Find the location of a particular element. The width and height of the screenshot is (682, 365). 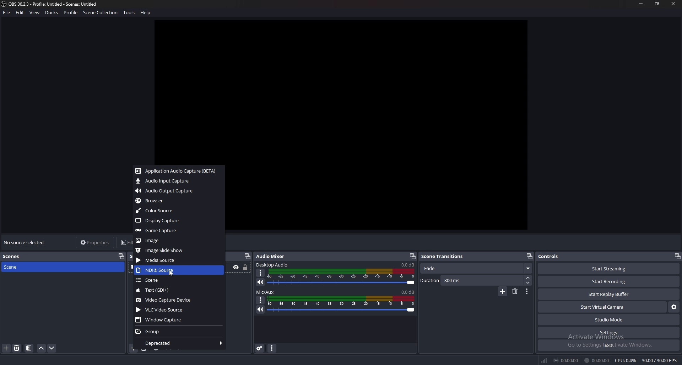

app audio capture is located at coordinates (177, 171).